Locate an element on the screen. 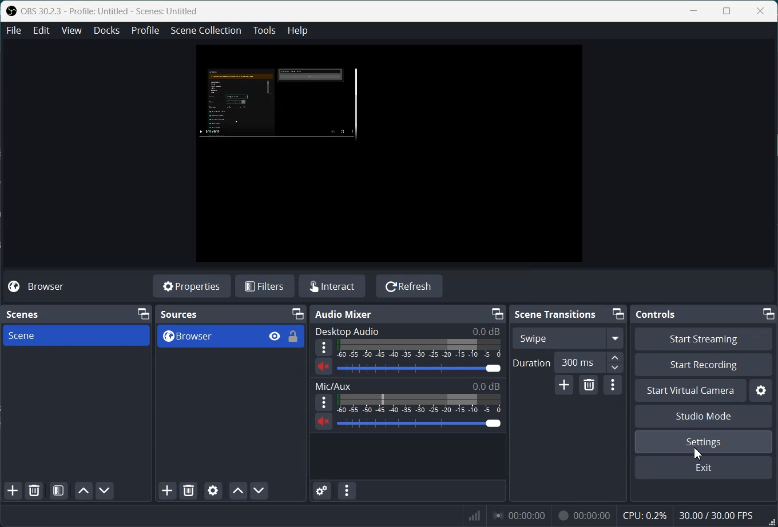  Move Source Up is located at coordinates (239, 490).